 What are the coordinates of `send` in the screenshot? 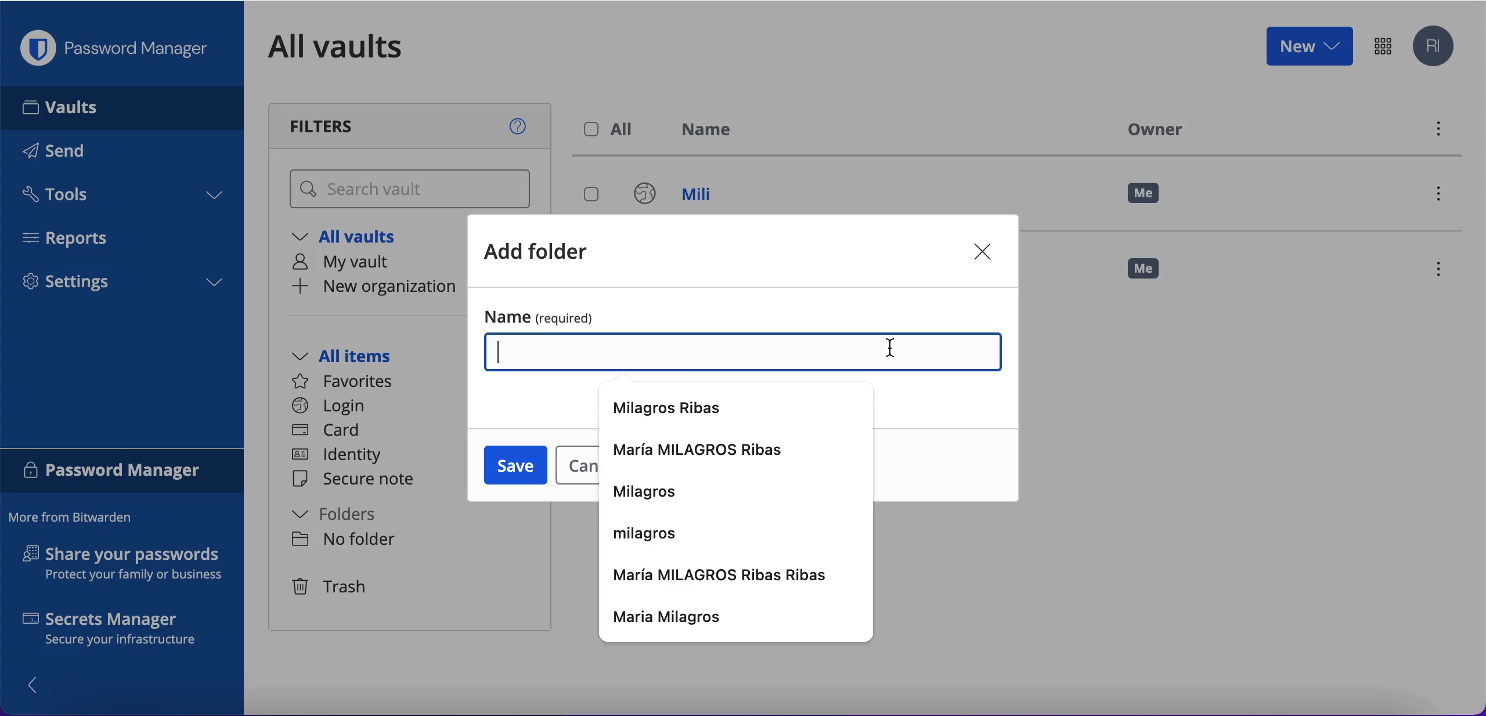 It's located at (71, 153).